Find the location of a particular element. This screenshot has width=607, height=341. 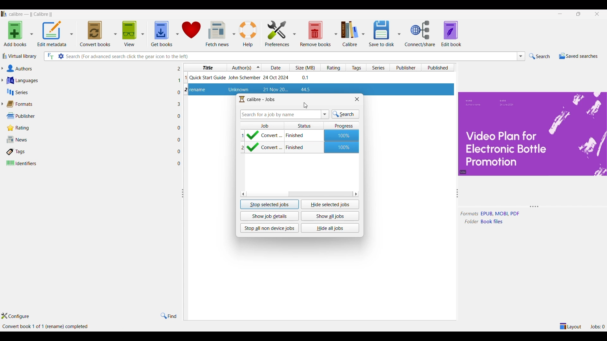

Search all files is located at coordinates (50, 56).